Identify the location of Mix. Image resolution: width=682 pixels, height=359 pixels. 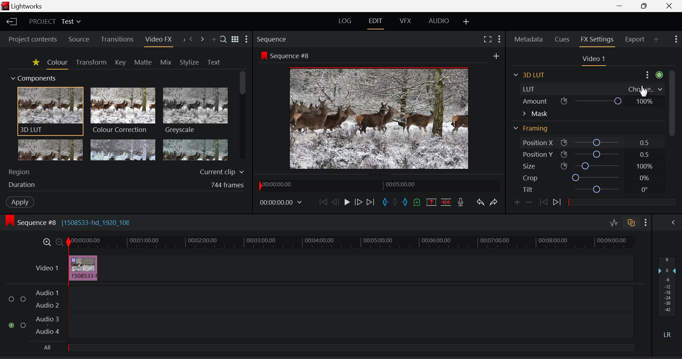
(166, 61).